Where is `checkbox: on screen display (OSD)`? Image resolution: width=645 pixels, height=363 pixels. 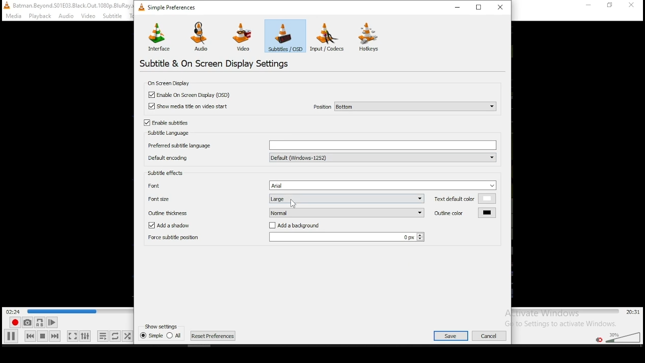 checkbox: on screen display (OSD) is located at coordinates (191, 95).